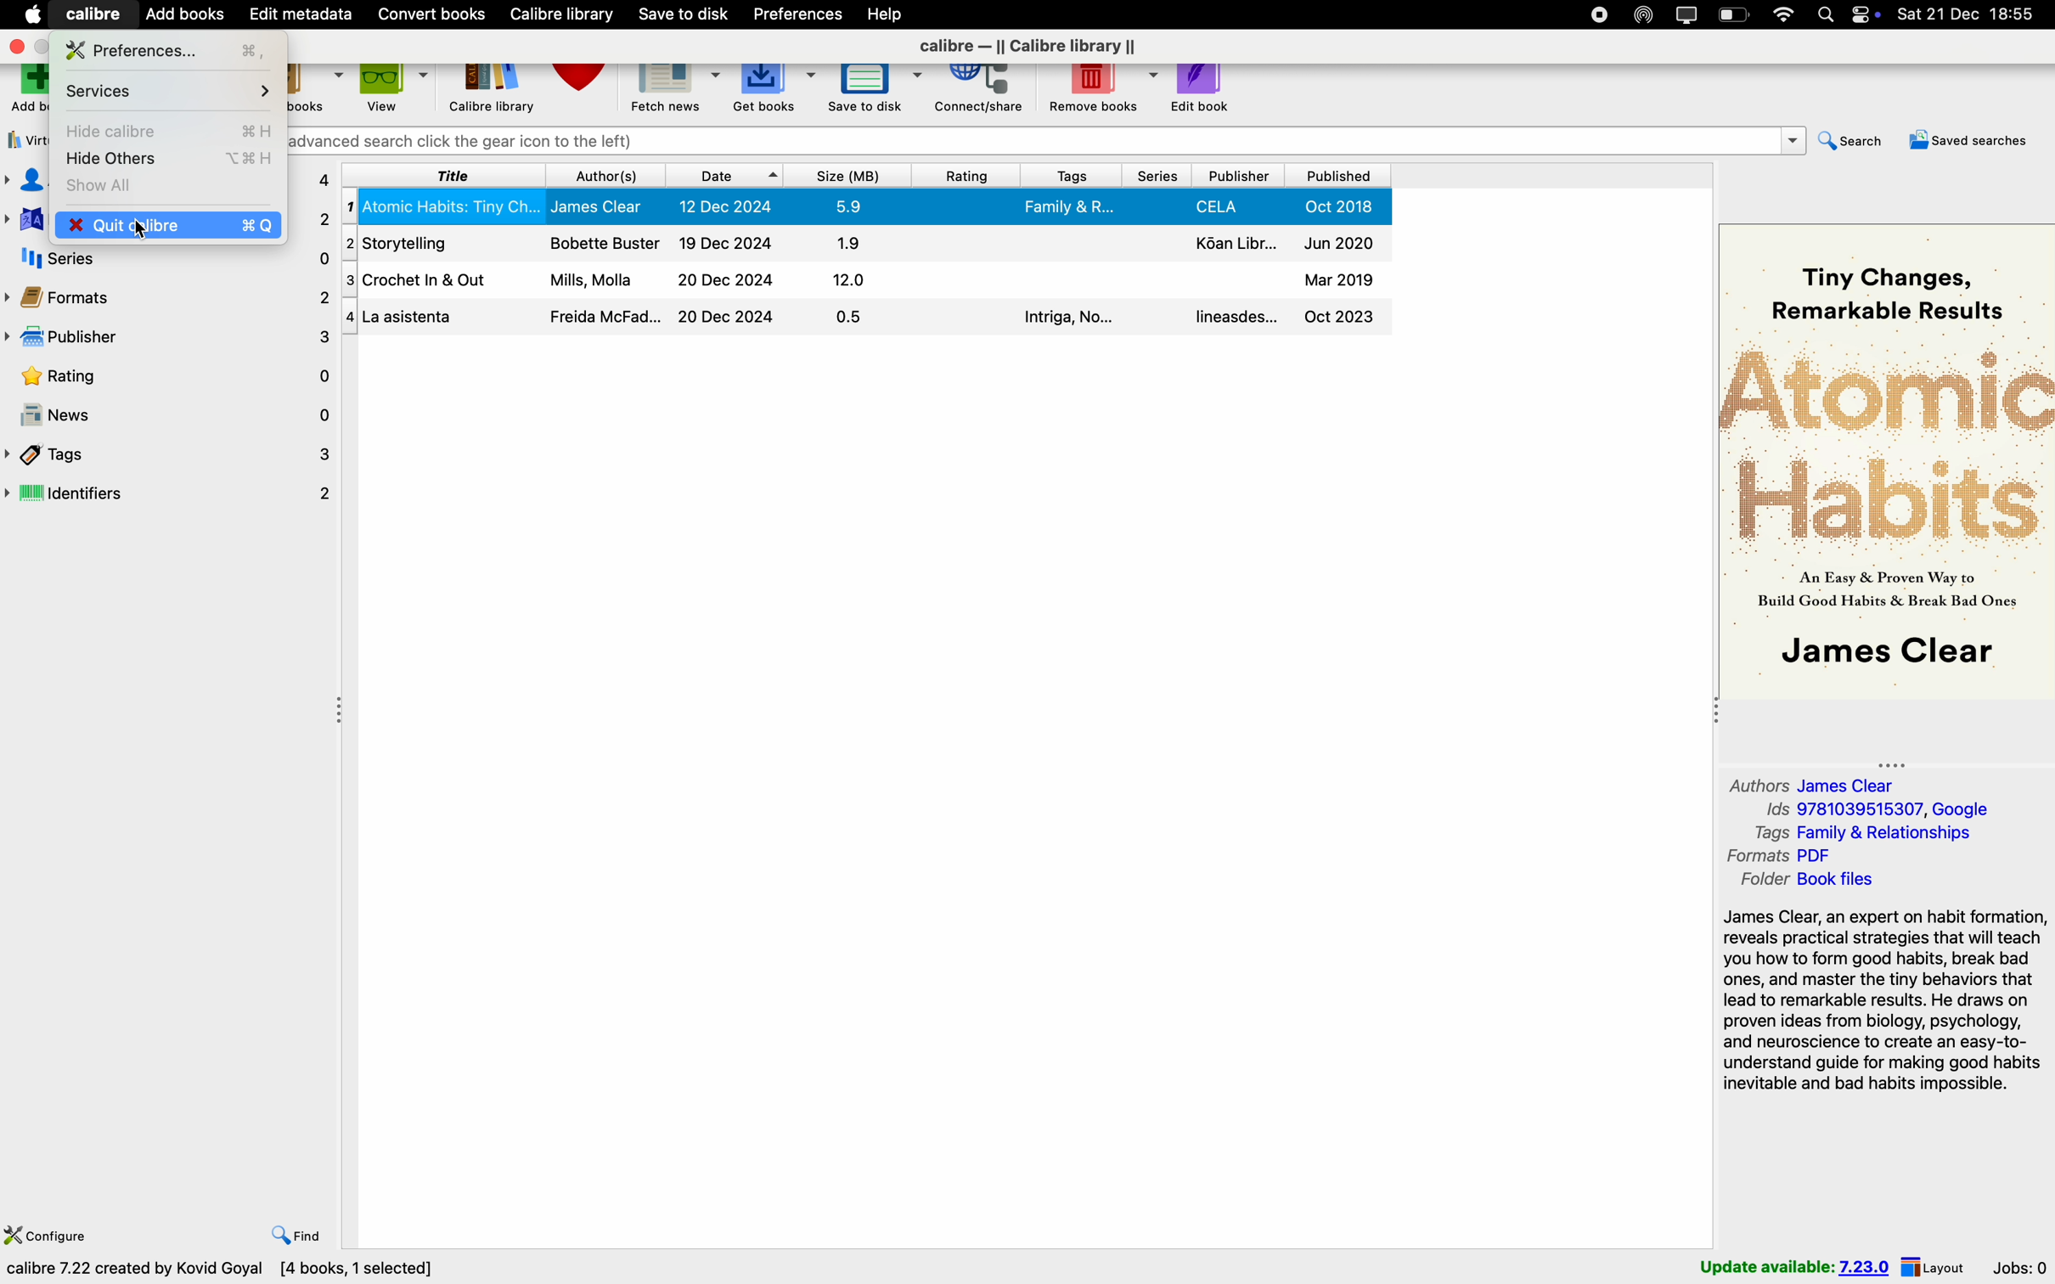 Image resolution: width=2055 pixels, height=1284 pixels. I want to click on James Clear, an expert on habit formation reveals practical strategies that will teach you how to form good habits, break bad ones, and master the tiny behaviors that lead to remarkable results..., so click(1883, 1004).